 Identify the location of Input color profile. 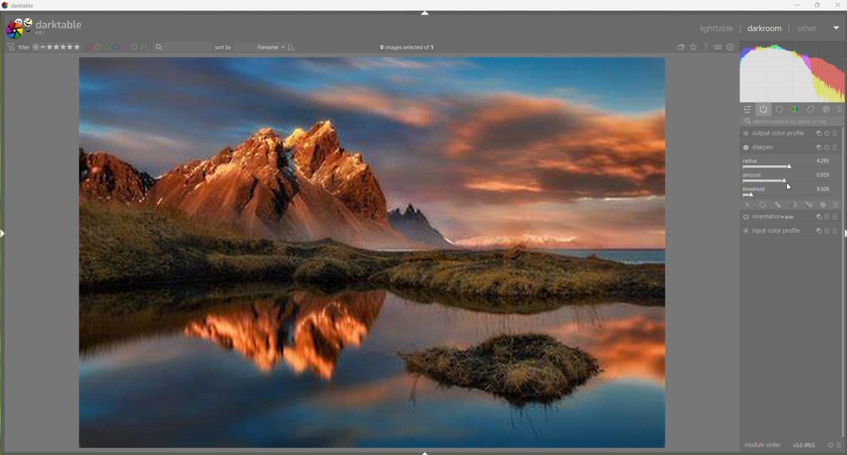
(772, 231).